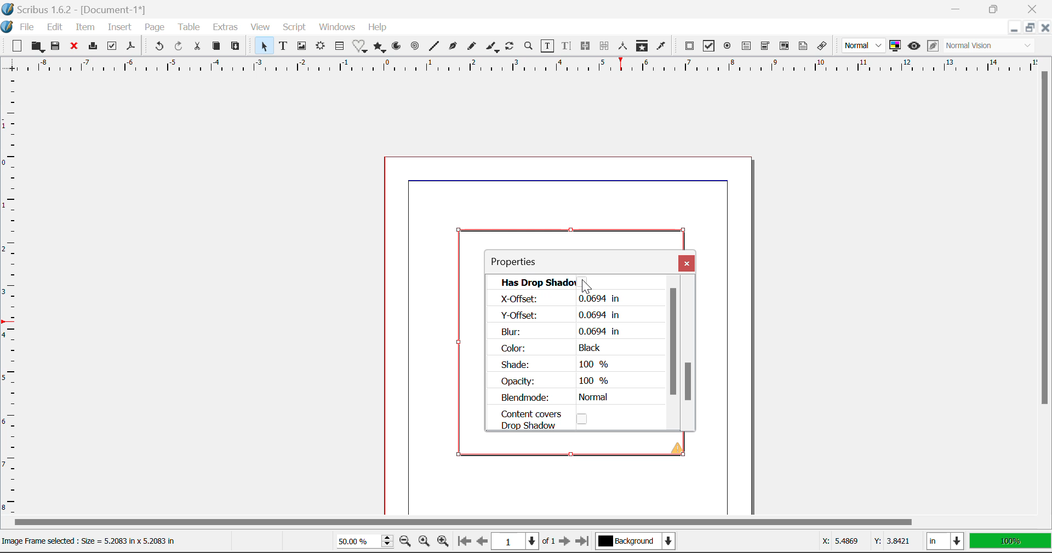 This screenshot has height=553, width=1052. What do you see at coordinates (119, 27) in the screenshot?
I see `Insert` at bounding box center [119, 27].